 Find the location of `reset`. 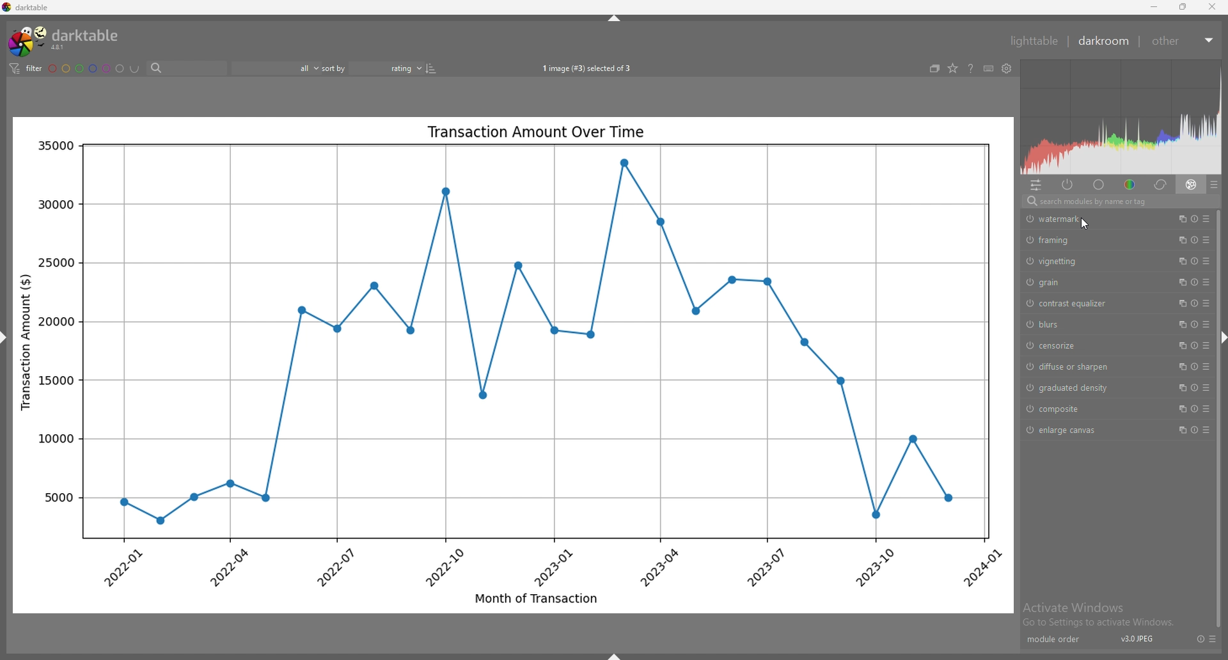

reset is located at coordinates (1196, 429).